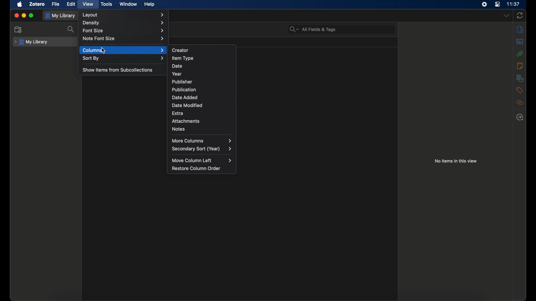 The width and height of the screenshot is (536, 301). What do you see at coordinates (182, 82) in the screenshot?
I see `publisher` at bounding box center [182, 82].